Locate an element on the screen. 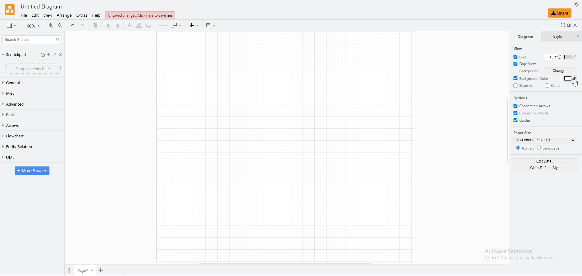 The image size is (582, 276). edit data is located at coordinates (545, 161).